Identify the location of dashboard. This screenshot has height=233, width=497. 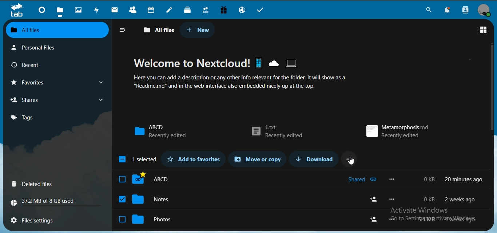
(43, 10).